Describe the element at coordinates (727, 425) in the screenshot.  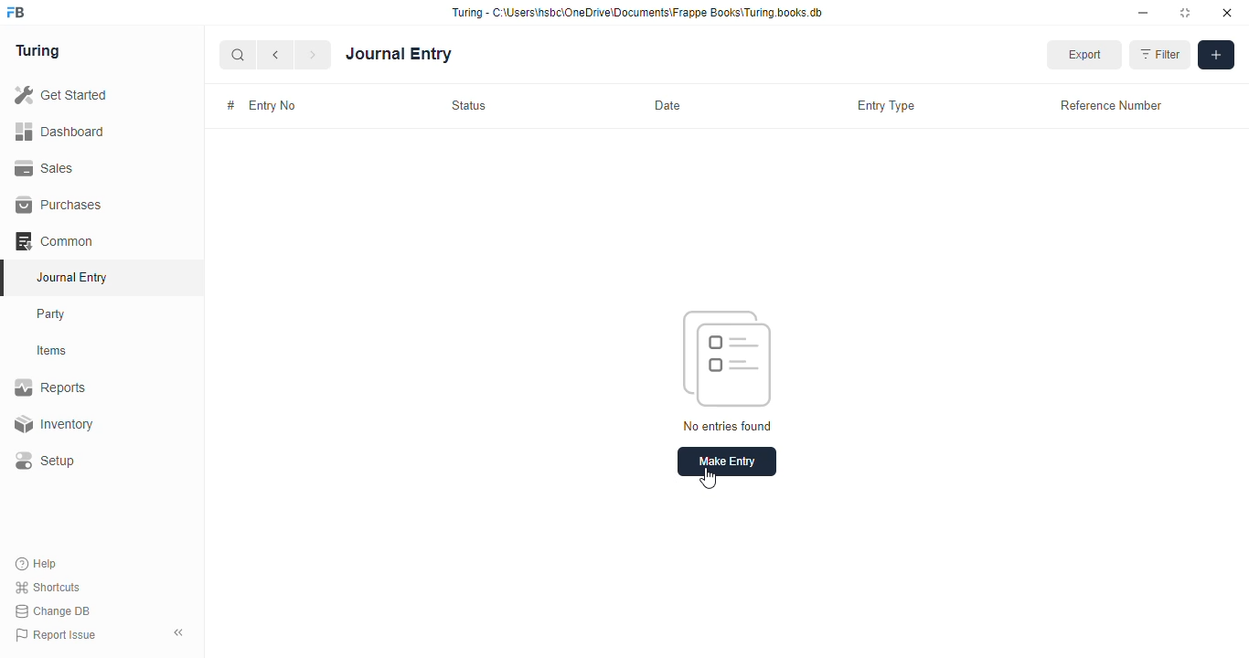
I see `no entries found` at that location.